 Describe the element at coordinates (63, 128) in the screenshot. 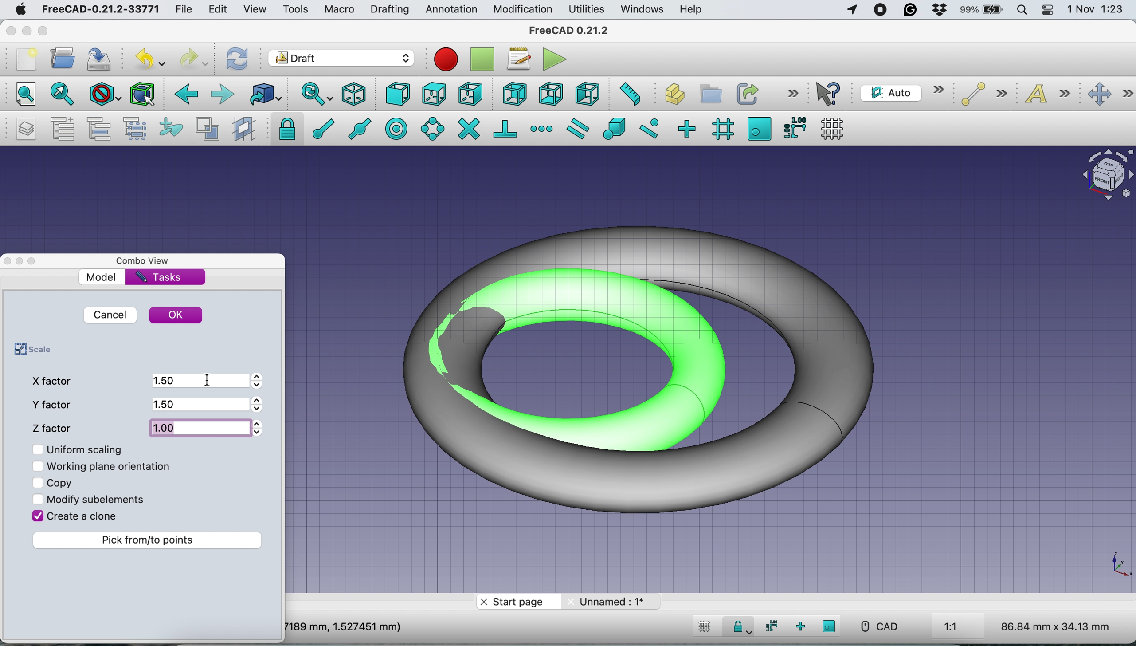

I see `add a new named group` at that location.